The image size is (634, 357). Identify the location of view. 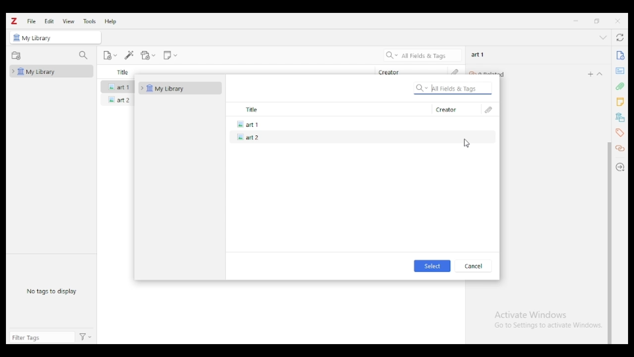
(69, 21).